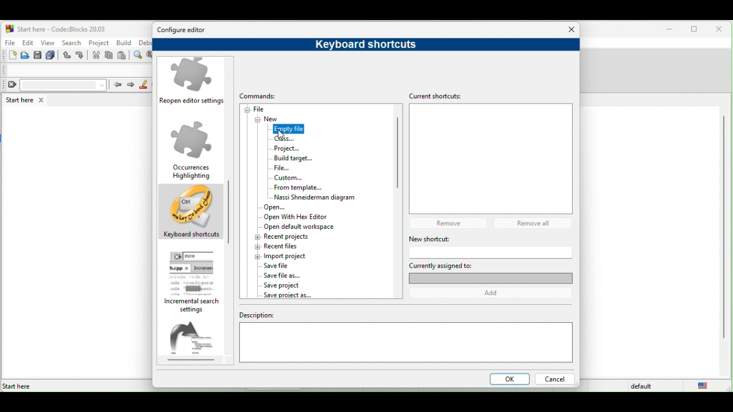 The height and width of the screenshot is (412, 733). Describe the element at coordinates (507, 380) in the screenshot. I see `ok` at that location.